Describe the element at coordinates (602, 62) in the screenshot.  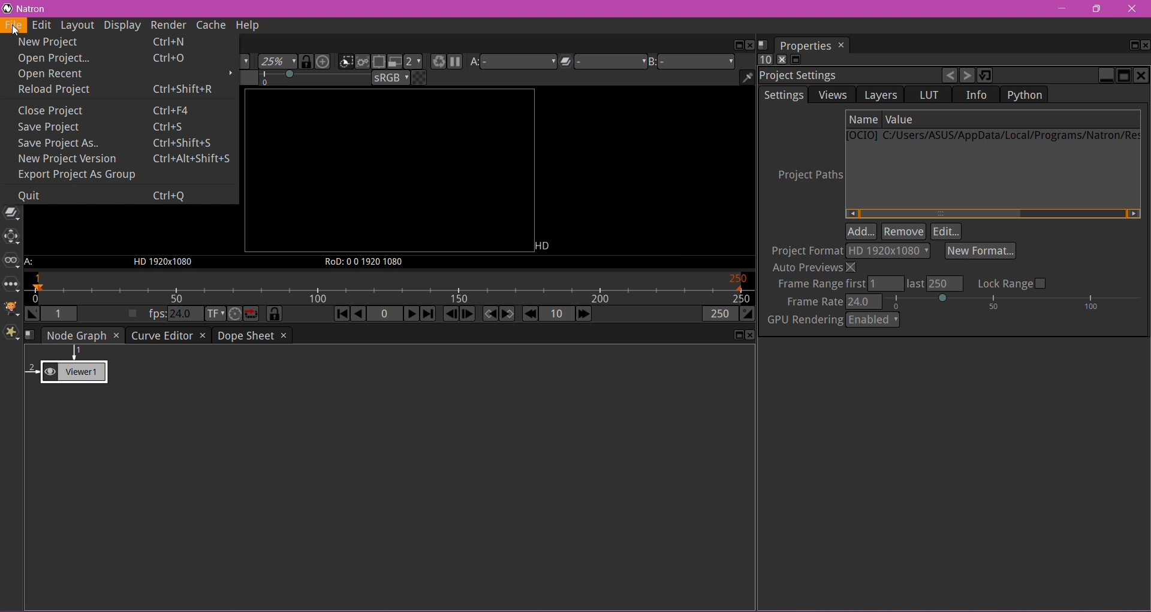
I see `The operation applied between viewer inputs A and B` at that location.